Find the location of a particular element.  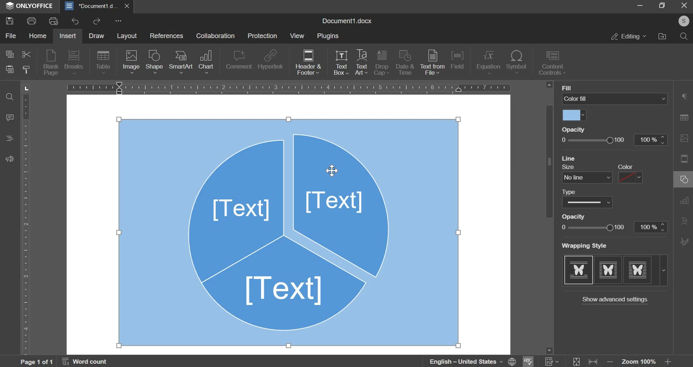

 is located at coordinates (572, 168).